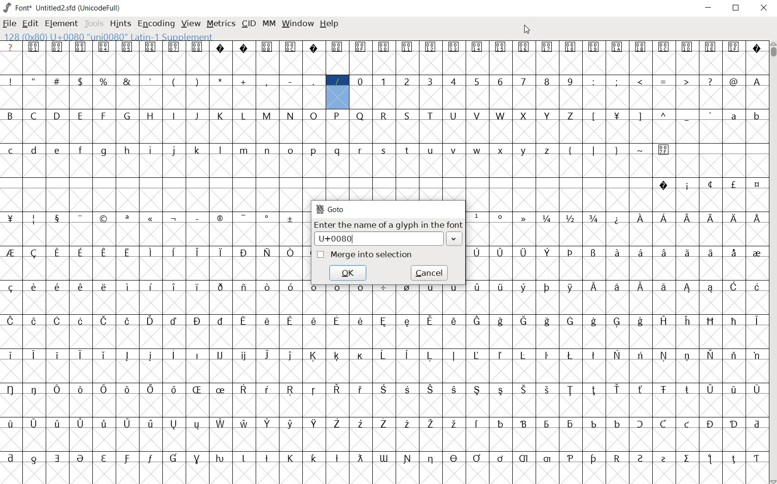 The height and width of the screenshot is (484, 777). I want to click on glyph, so click(547, 47).